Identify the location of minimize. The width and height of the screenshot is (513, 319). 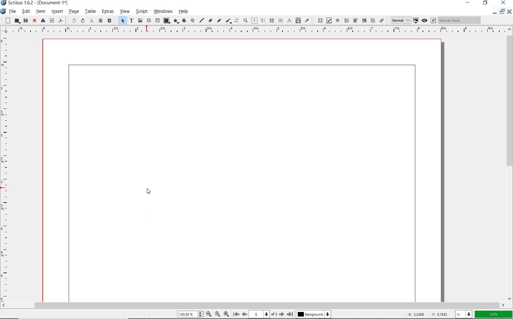
(469, 3).